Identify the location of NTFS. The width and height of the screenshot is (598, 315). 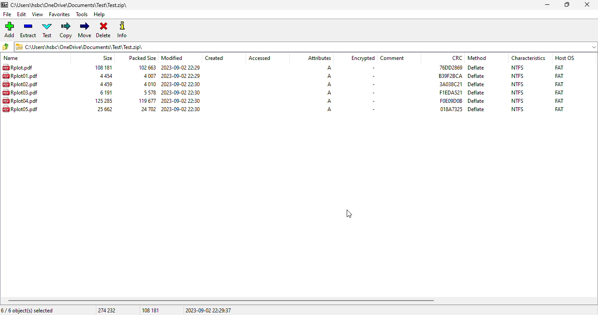
(517, 84).